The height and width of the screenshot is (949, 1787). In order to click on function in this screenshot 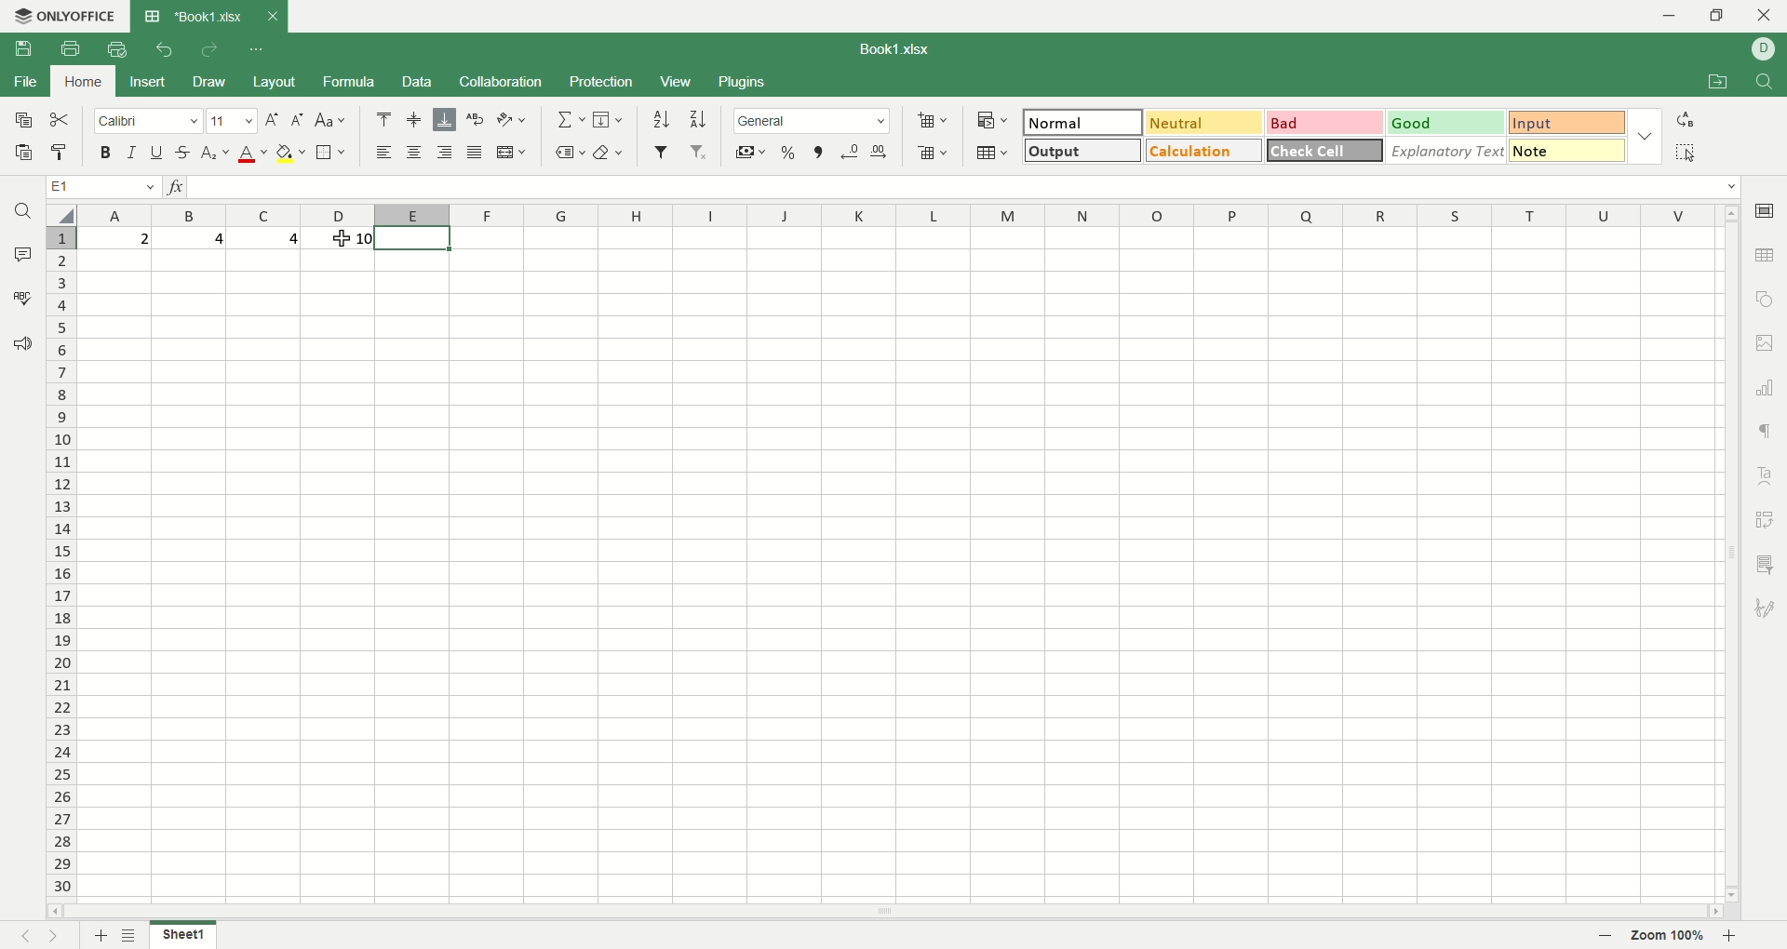, I will do `click(171, 185)`.